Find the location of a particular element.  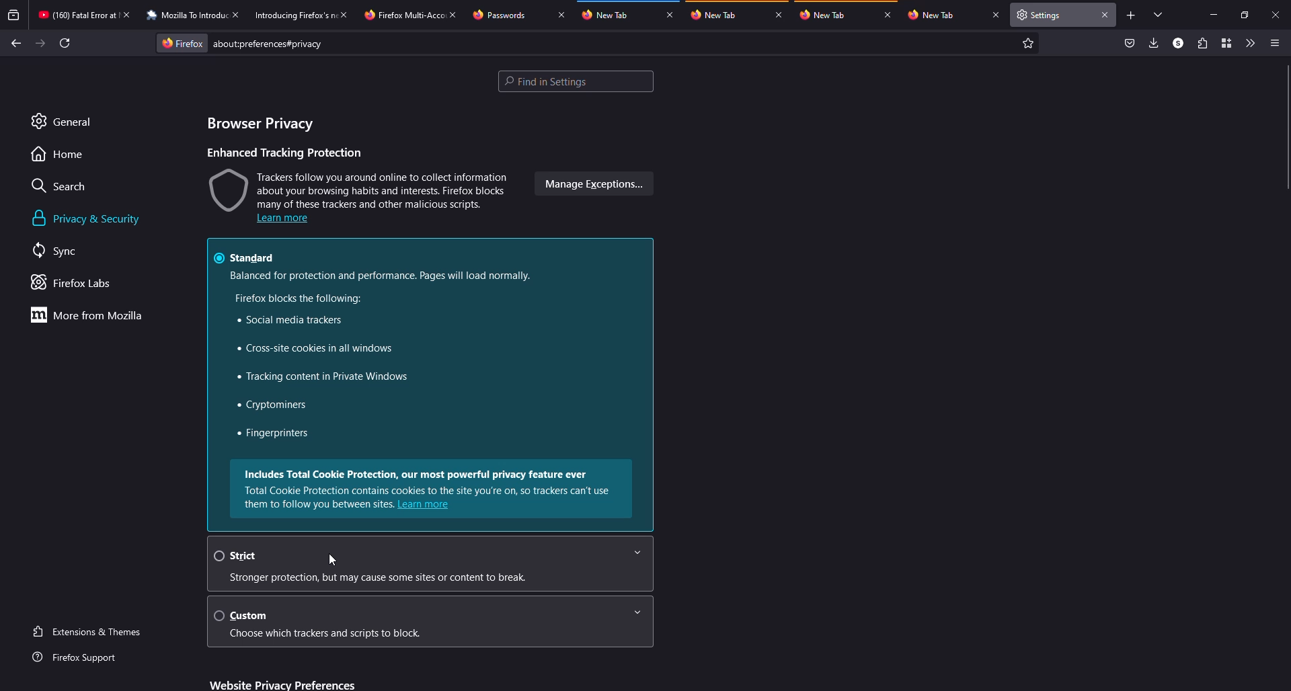

strict is located at coordinates (247, 556).